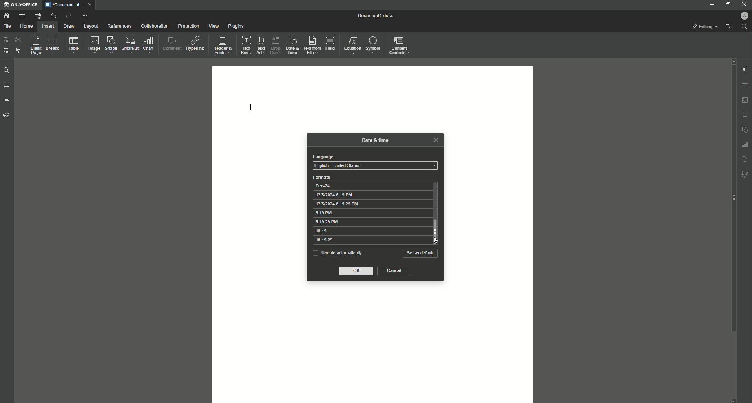  I want to click on Dec-24, so click(371, 185).